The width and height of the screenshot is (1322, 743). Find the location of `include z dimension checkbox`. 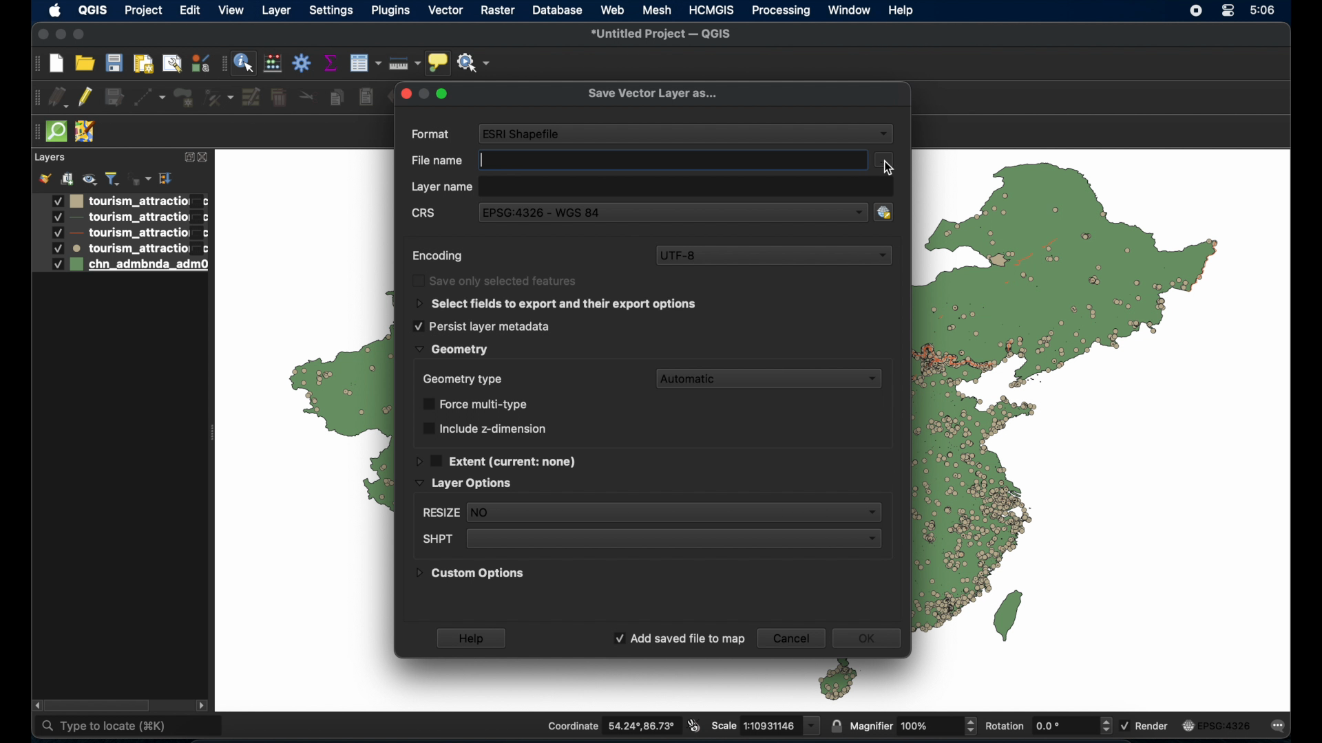

include z dimension checkbox is located at coordinates (484, 428).